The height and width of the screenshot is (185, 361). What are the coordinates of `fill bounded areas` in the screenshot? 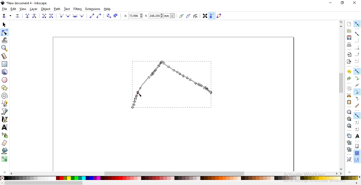 It's located at (5, 151).